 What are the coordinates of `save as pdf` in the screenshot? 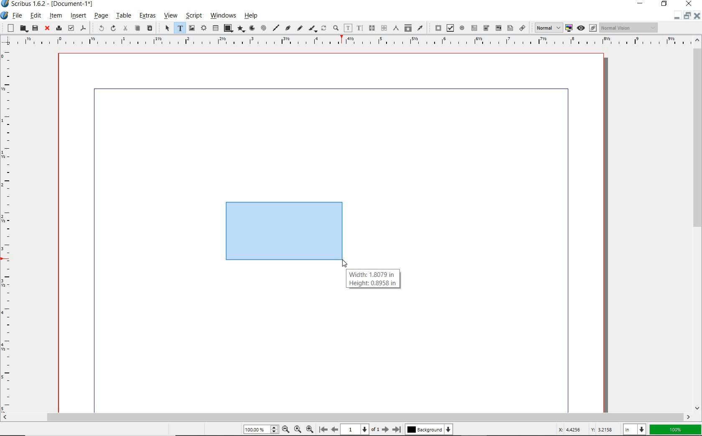 It's located at (83, 28).